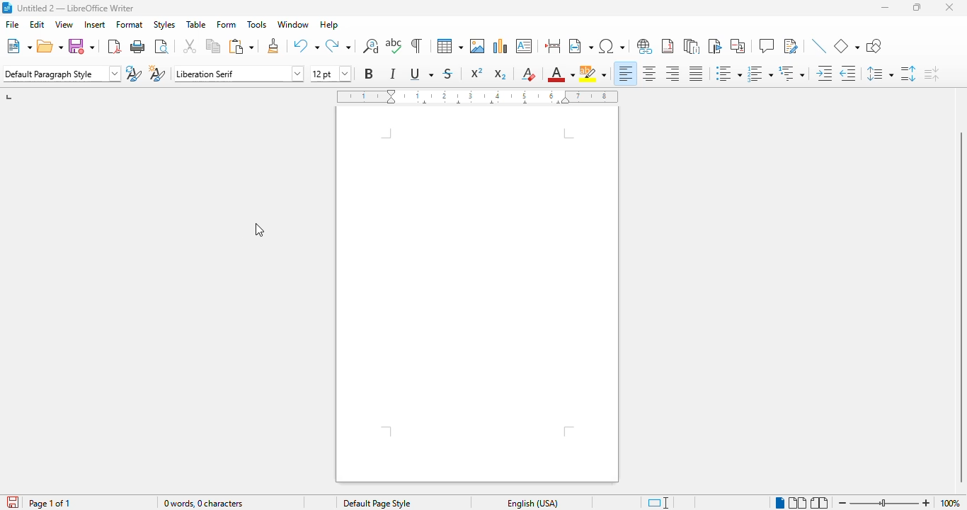 The height and width of the screenshot is (510, 967). I want to click on insert text box, so click(525, 46).